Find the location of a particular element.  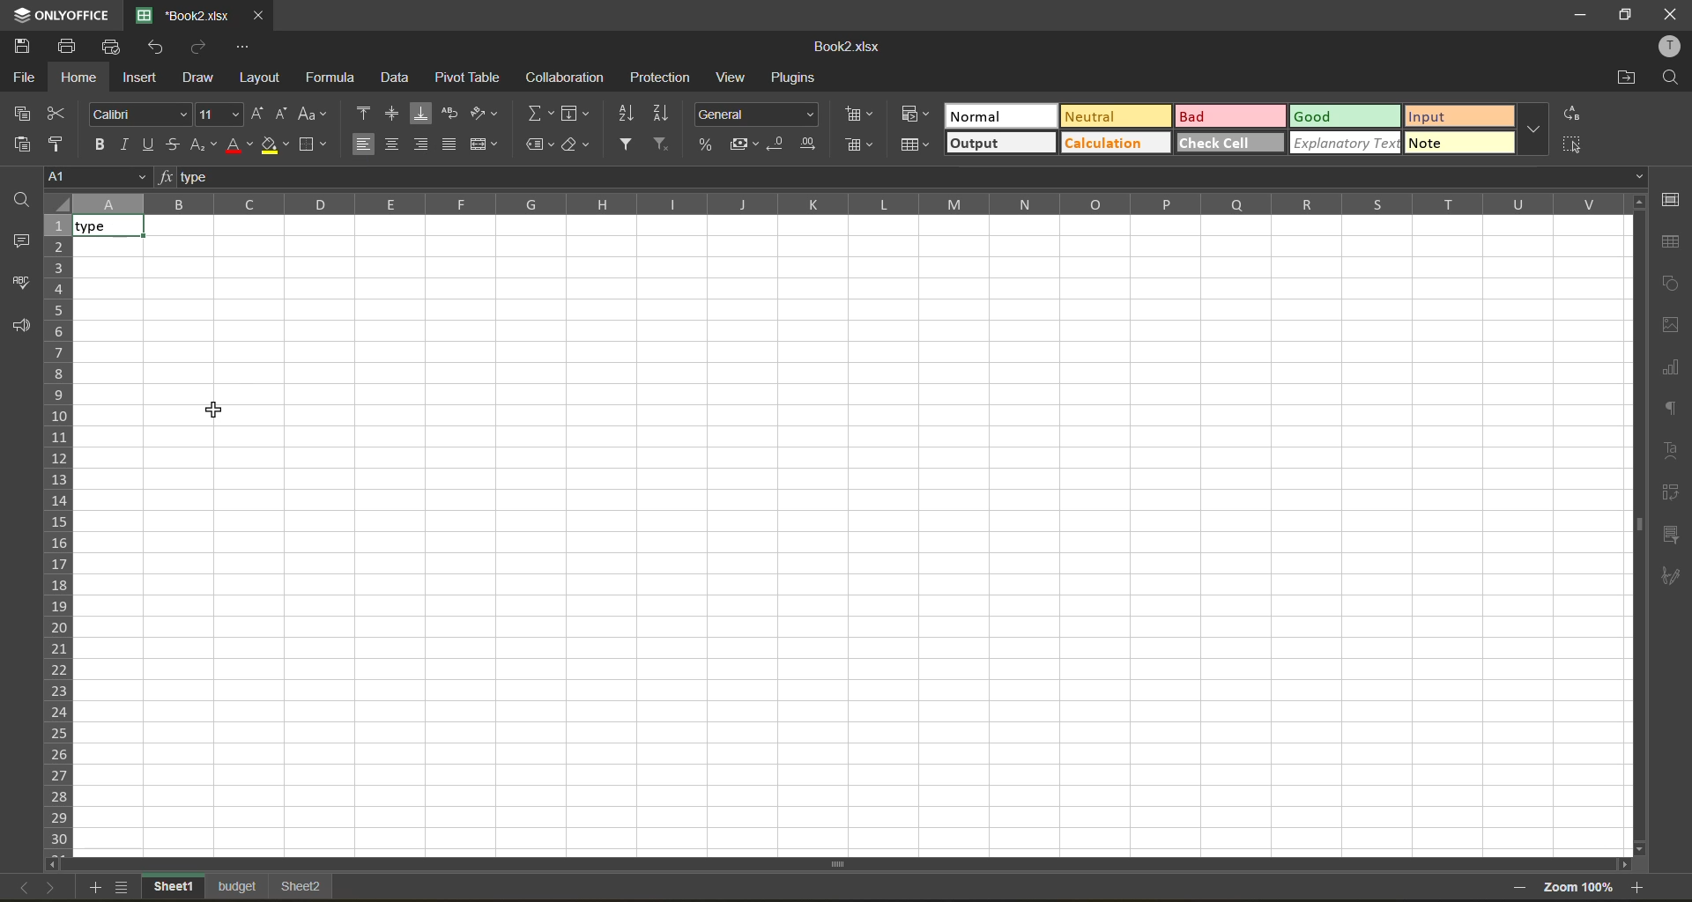

customize quick access toolbar is located at coordinates (243, 47).